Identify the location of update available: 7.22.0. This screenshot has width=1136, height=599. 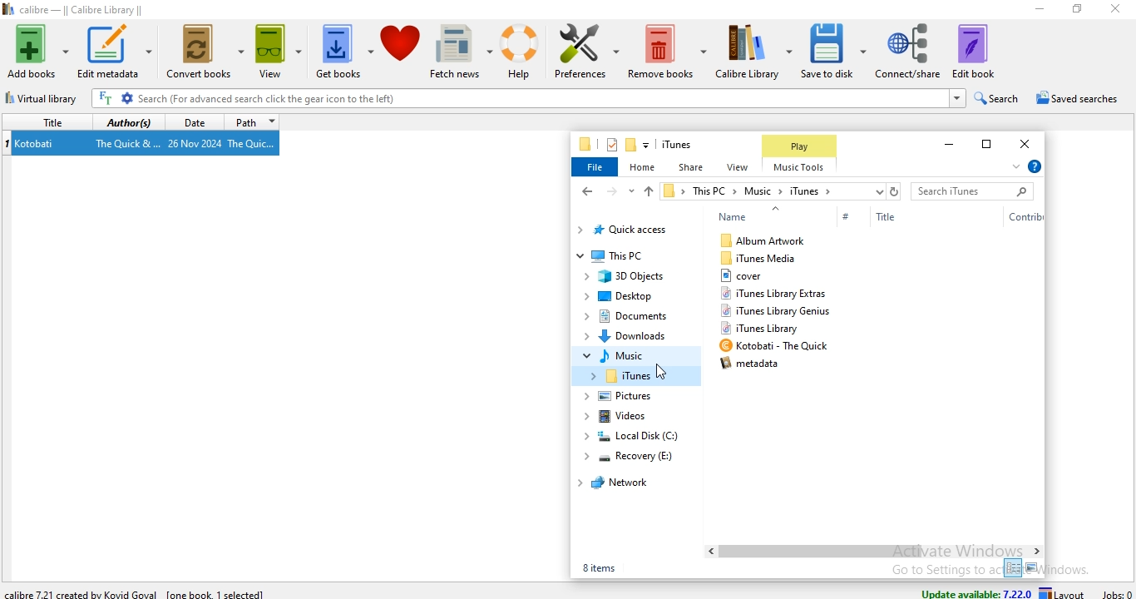
(975, 591).